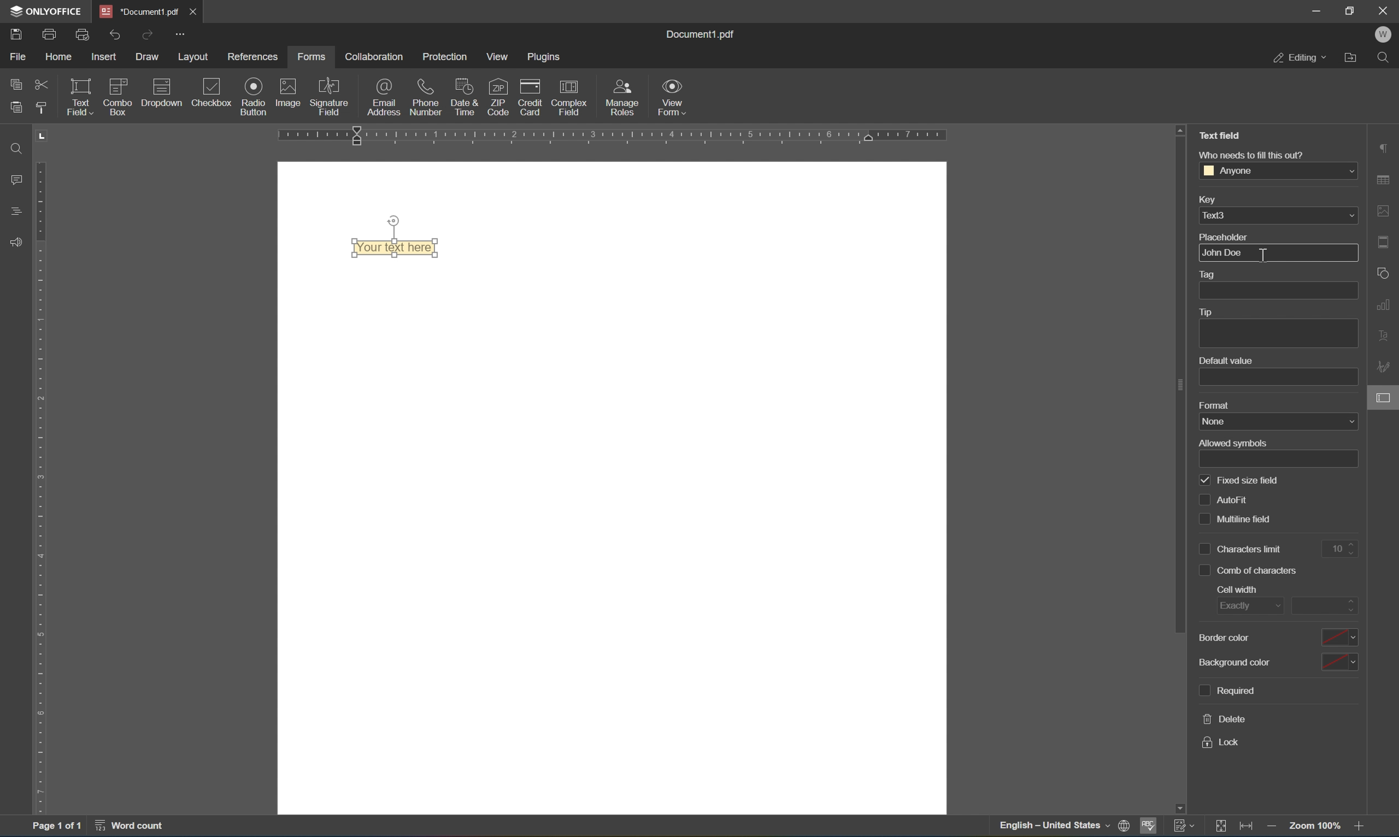  I want to click on key, so click(1215, 200).